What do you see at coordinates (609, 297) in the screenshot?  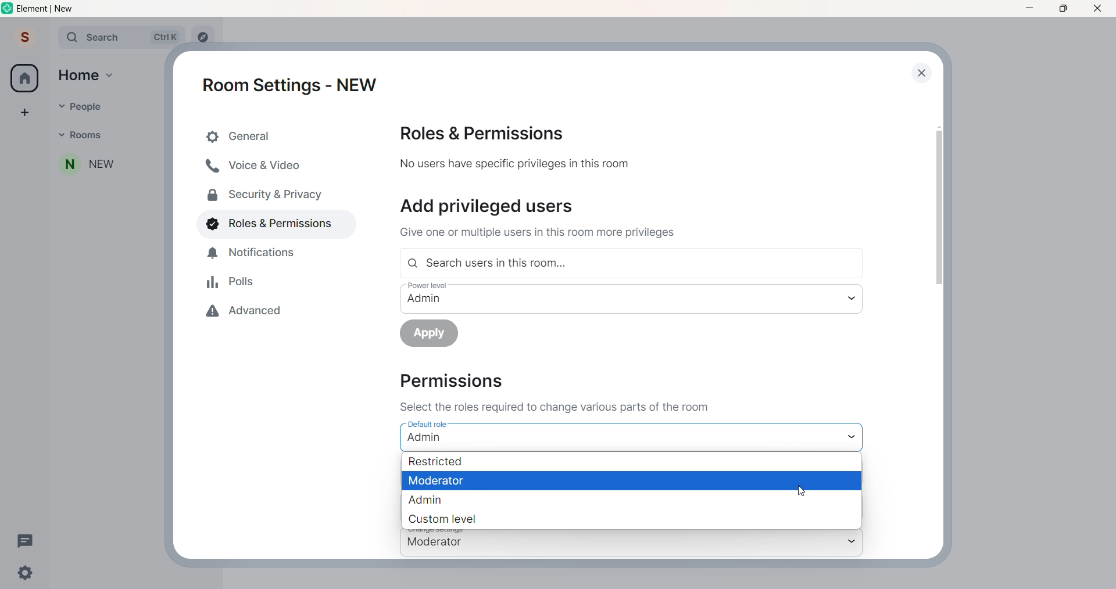 I see `power level` at bounding box center [609, 297].